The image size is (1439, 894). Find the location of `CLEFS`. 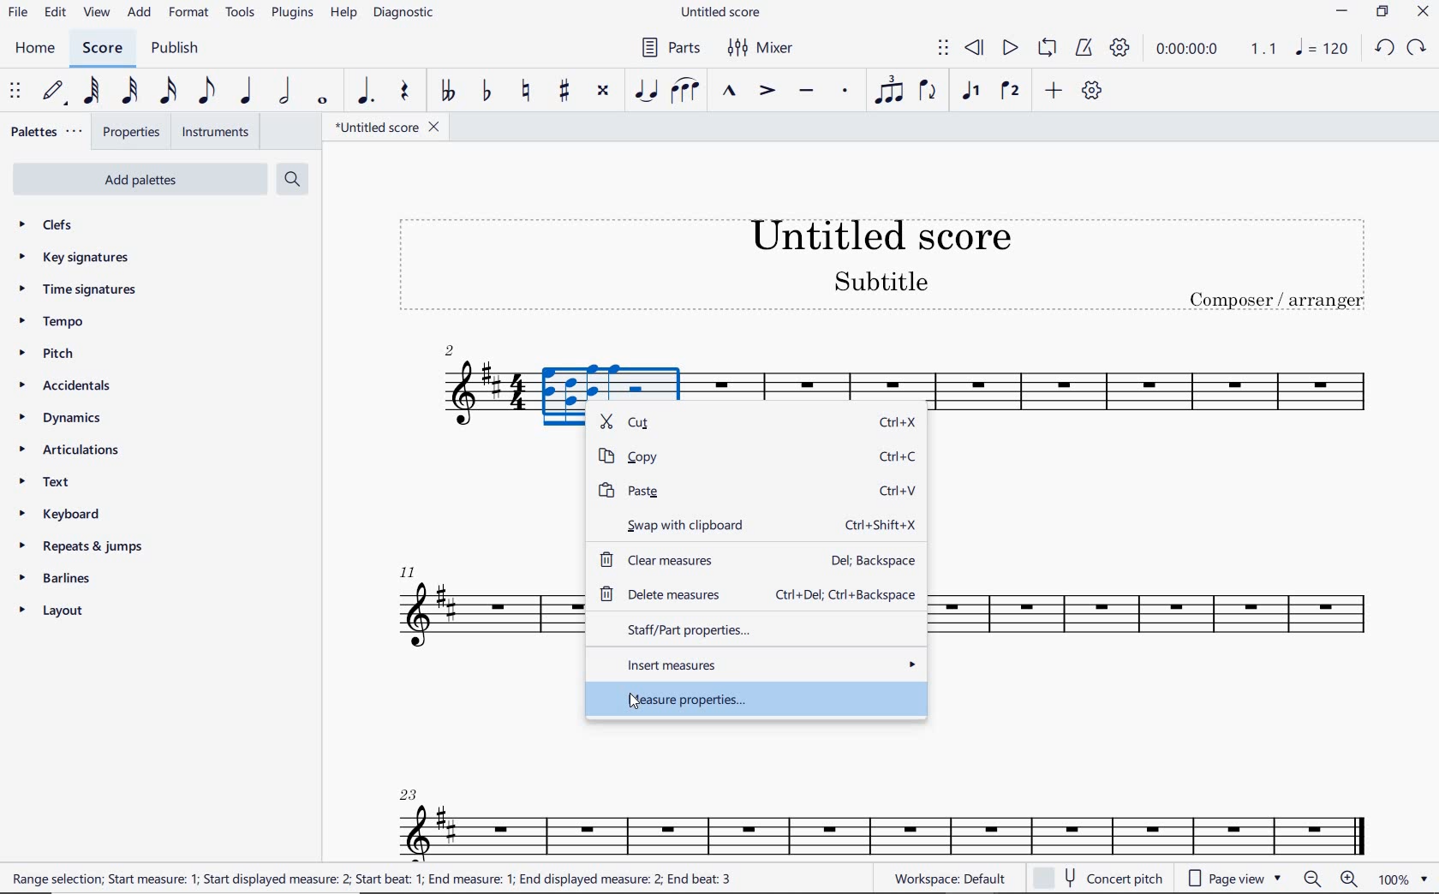

CLEFS is located at coordinates (57, 226).